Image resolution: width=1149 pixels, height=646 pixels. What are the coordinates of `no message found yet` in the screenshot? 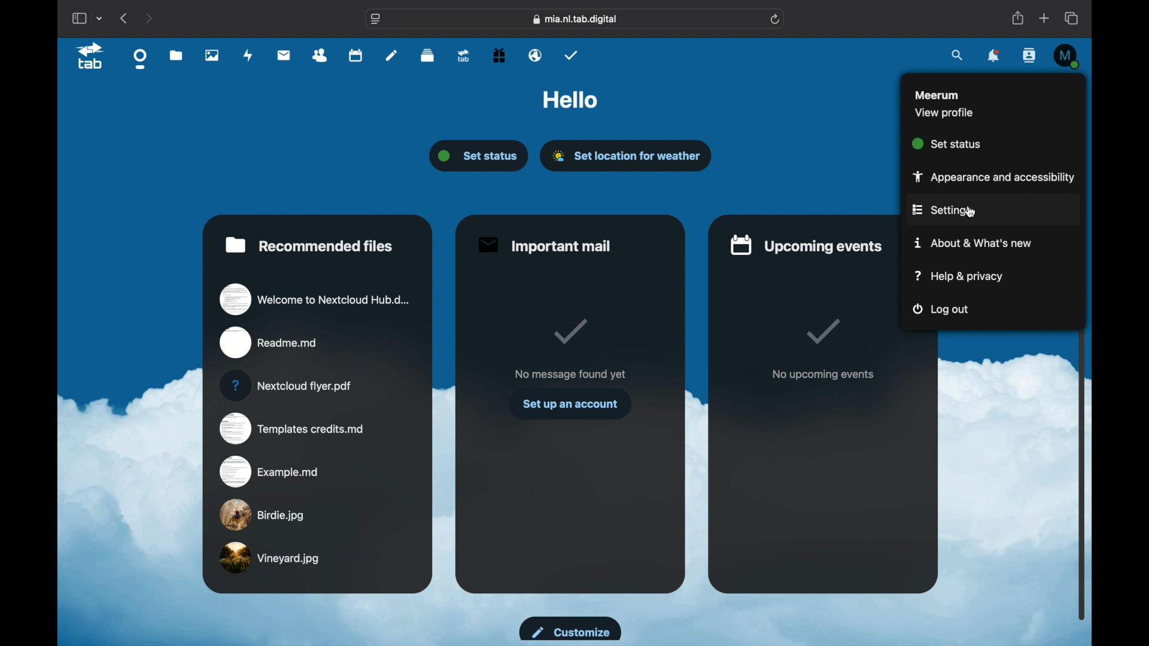 It's located at (570, 374).